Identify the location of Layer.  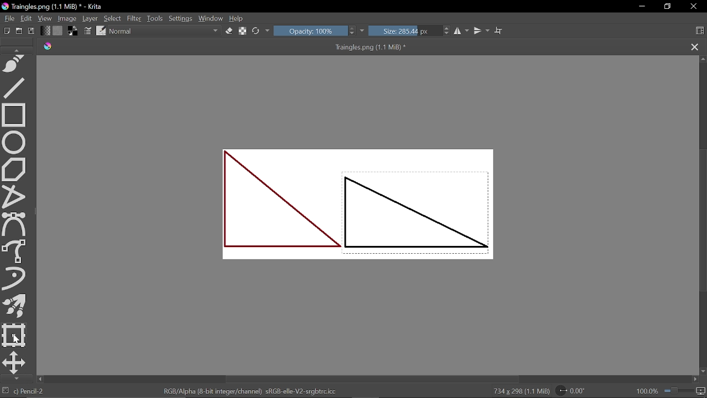
(91, 19).